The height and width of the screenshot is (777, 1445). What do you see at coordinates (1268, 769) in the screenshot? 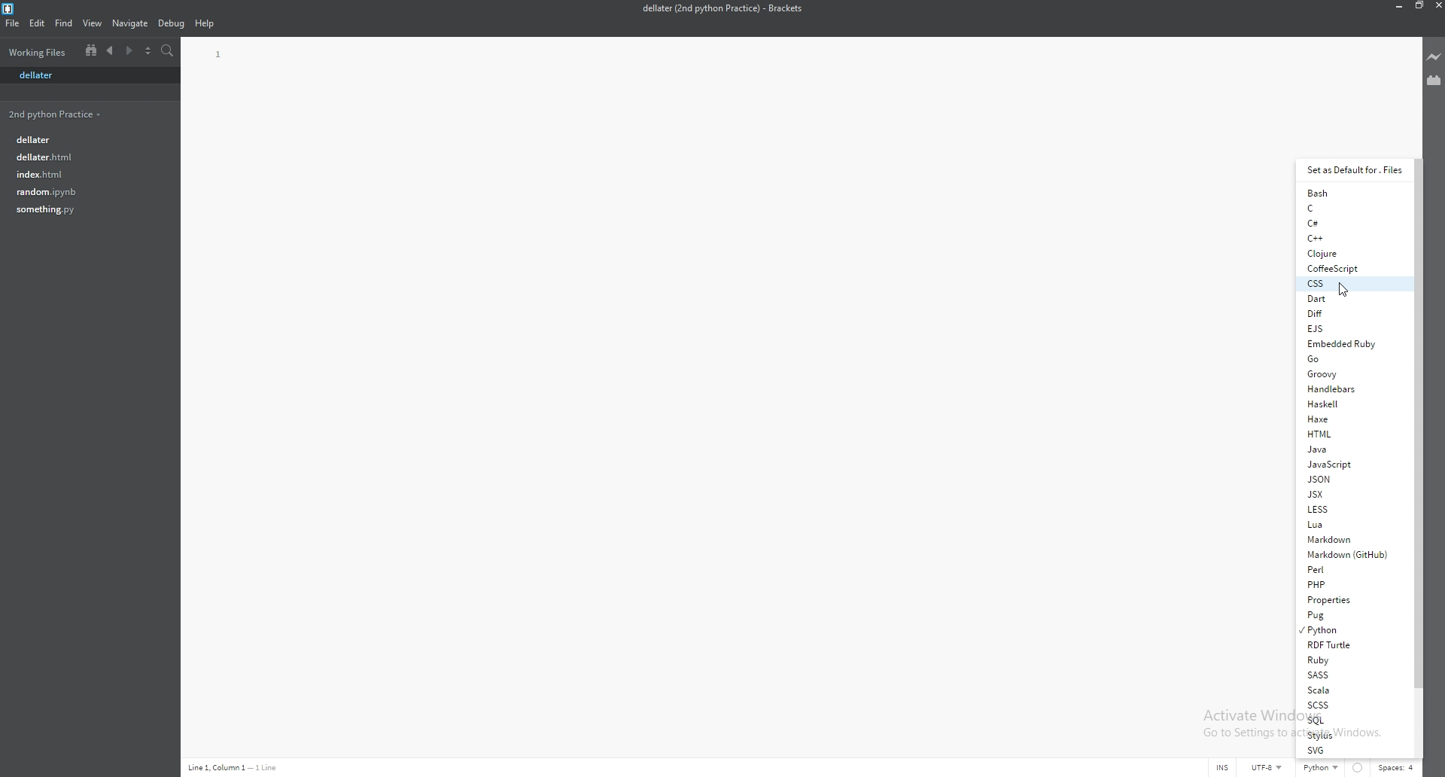
I see `utf-8` at bounding box center [1268, 769].